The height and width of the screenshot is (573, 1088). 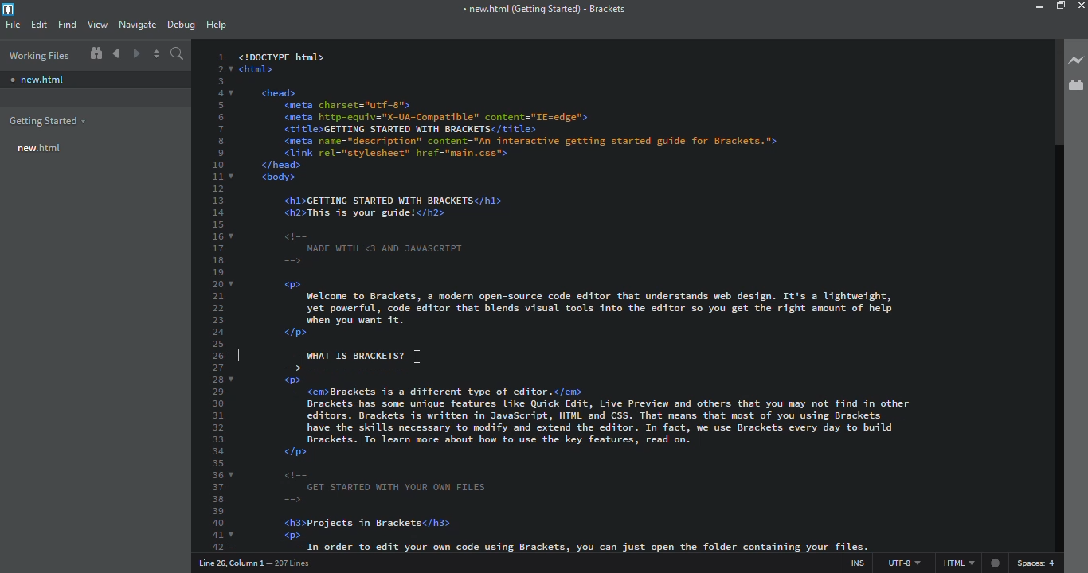 What do you see at coordinates (1035, 7) in the screenshot?
I see `minimize` at bounding box center [1035, 7].